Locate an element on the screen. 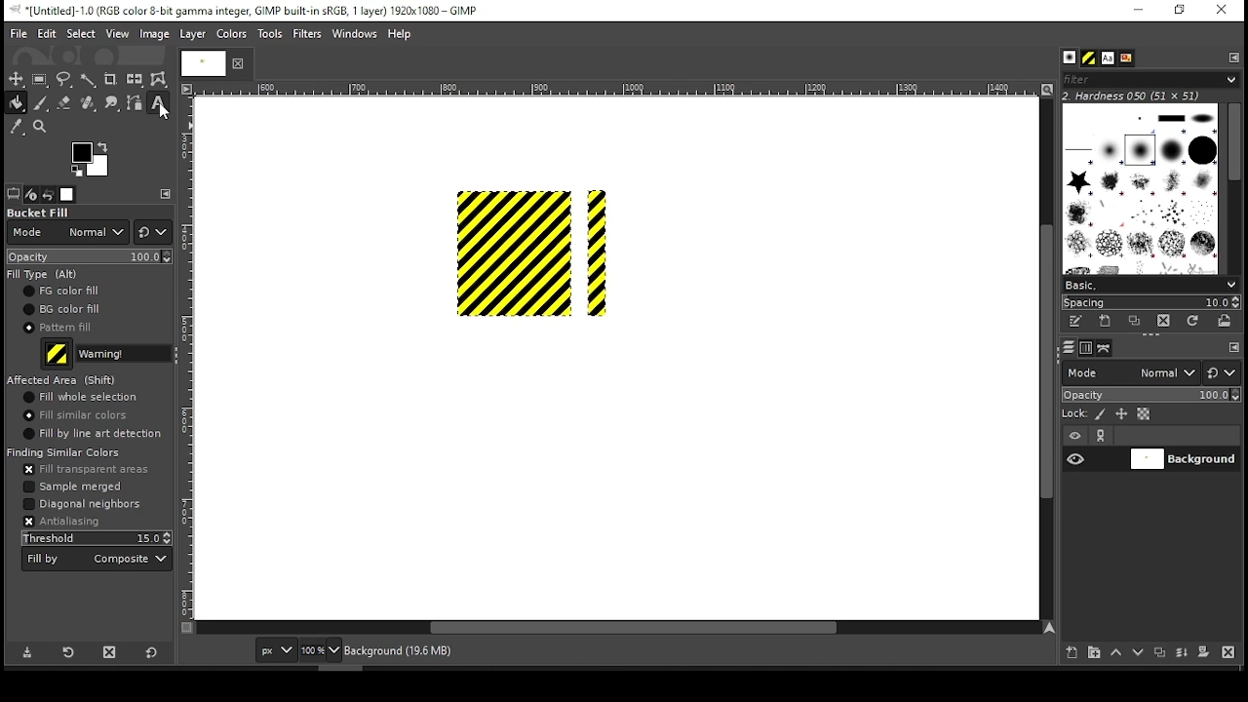 This screenshot has width=1248, height=702. paint bucket tool is located at coordinates (18, 102).